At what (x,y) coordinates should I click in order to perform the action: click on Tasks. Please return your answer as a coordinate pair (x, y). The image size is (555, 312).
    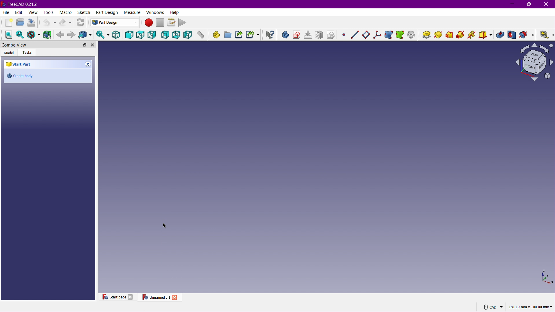
    Looking at the image, I should click on (29, 52).